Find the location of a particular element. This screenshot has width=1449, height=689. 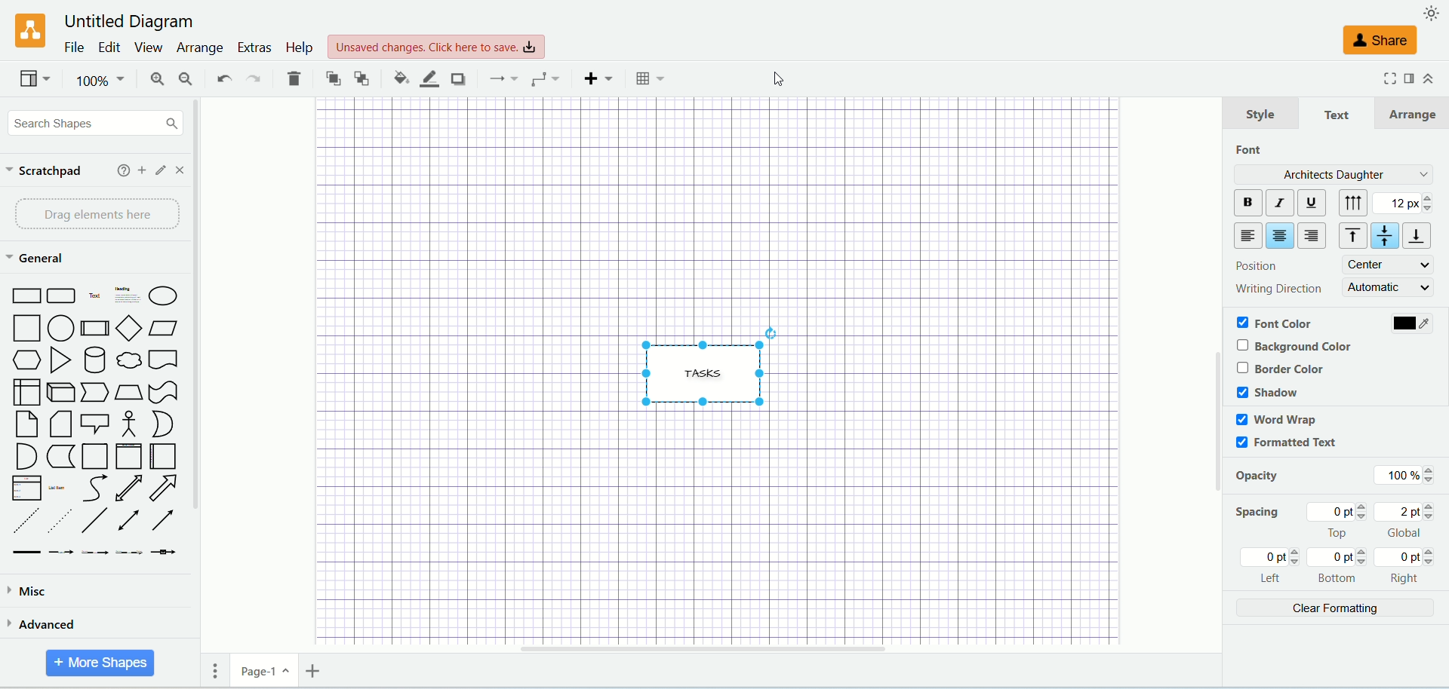

right is located at coordinates (1314, 236).